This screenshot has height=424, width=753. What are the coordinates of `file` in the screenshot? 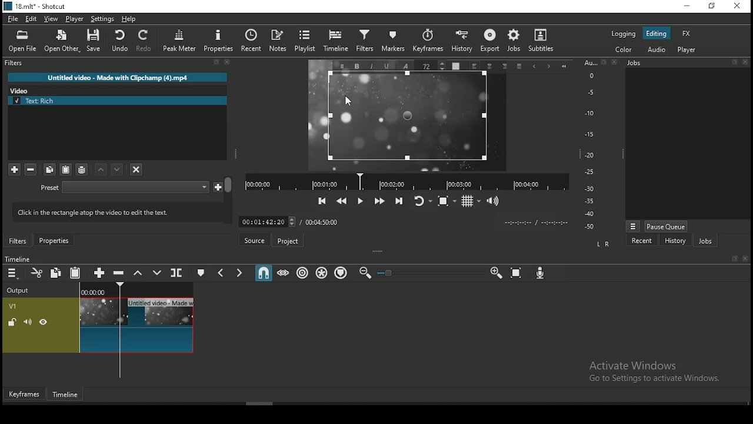 It's located at (13, 19).